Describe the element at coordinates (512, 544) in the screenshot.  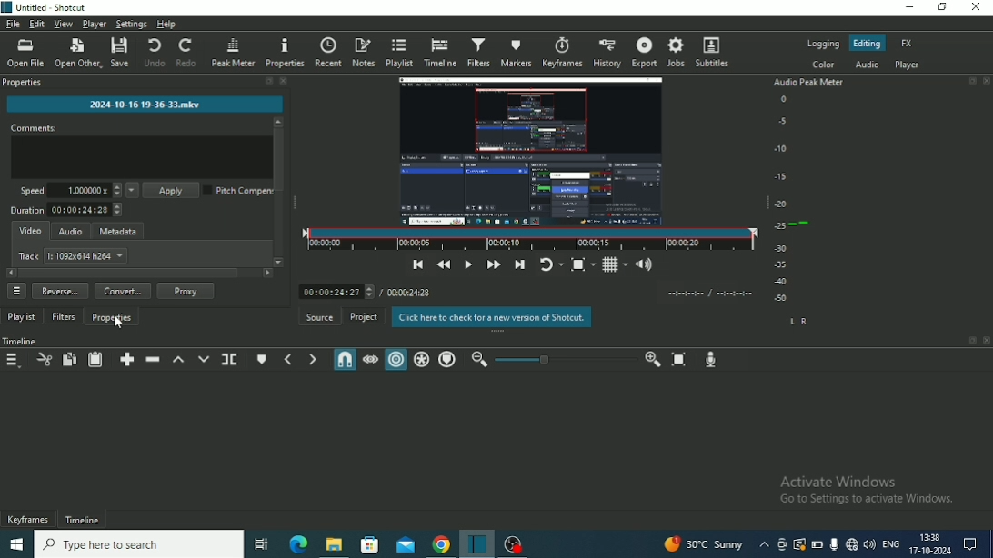
I see `OBS Studio` at that location.